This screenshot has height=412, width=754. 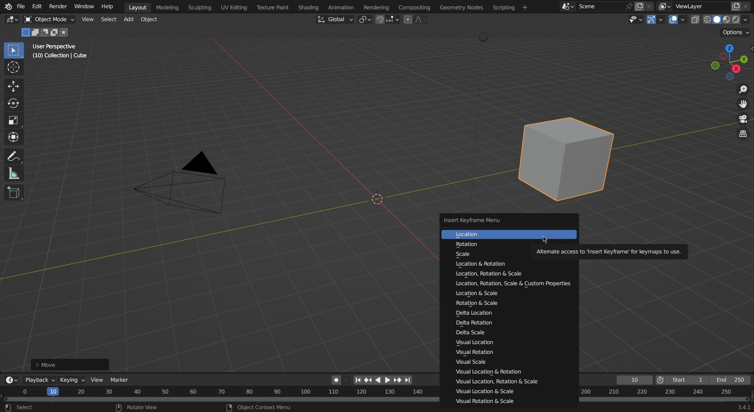 I want to click on Location, Rotation, Scale & Custom Properties, so click(x=507, y=285).